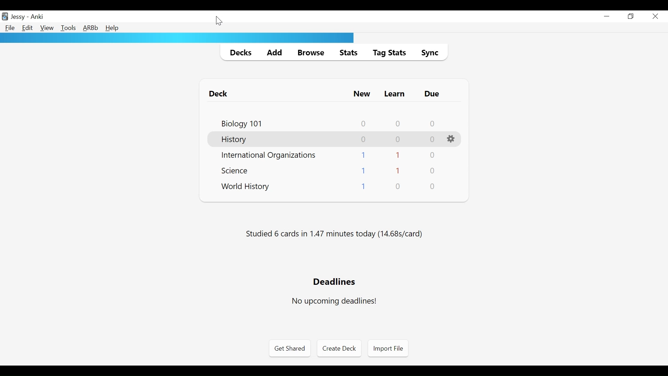 This screenshot has height=376, width=668. I want to click on Tag Stats, so click(389, 53).